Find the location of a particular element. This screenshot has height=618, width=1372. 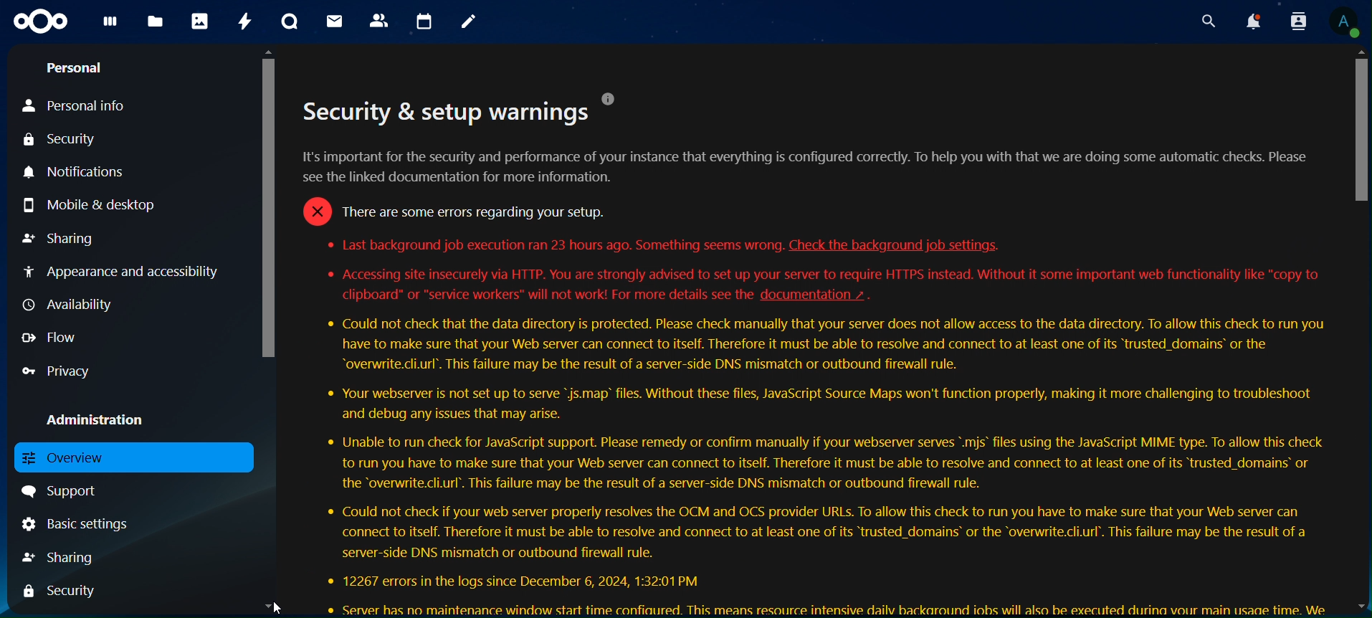

icon is located at coordinates (42, 22).